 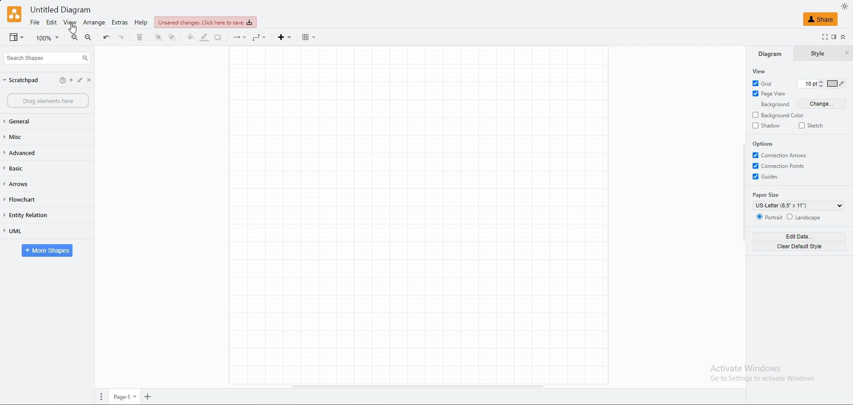 What do you see at coordinates (28, 121) in the screenshot?
I see `general` at bounding box center [28, 121].